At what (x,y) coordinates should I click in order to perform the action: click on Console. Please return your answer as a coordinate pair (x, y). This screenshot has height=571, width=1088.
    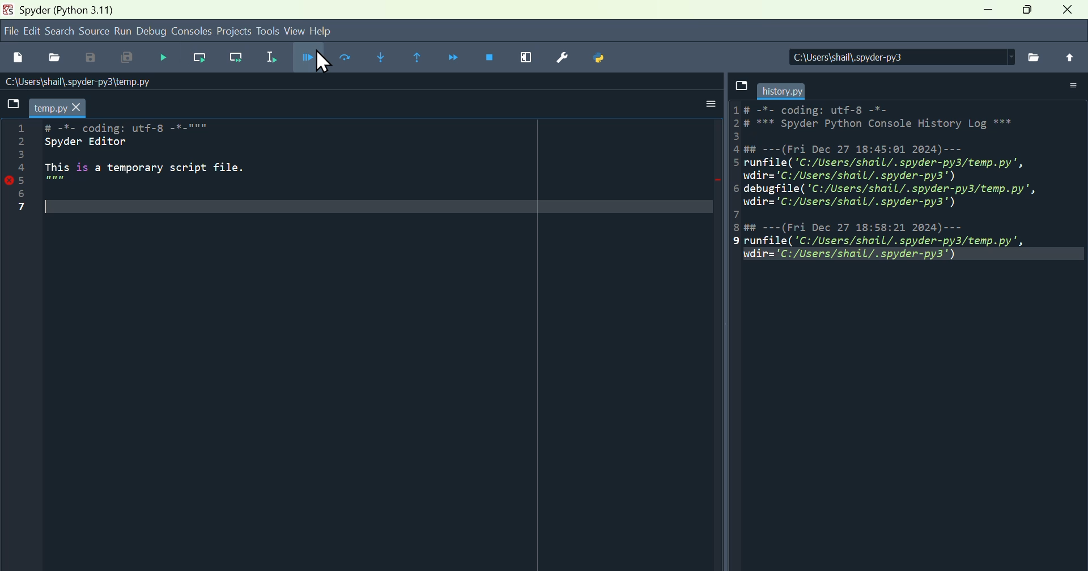
    Looking at the image, I should click on (189, 31).